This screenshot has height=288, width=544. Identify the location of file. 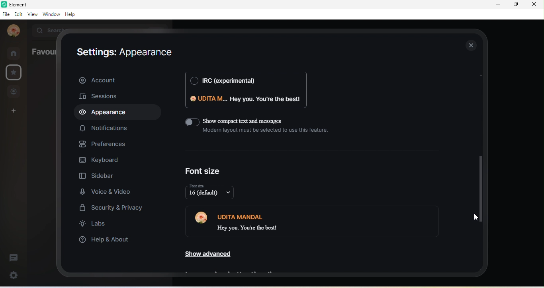
(5, 16).